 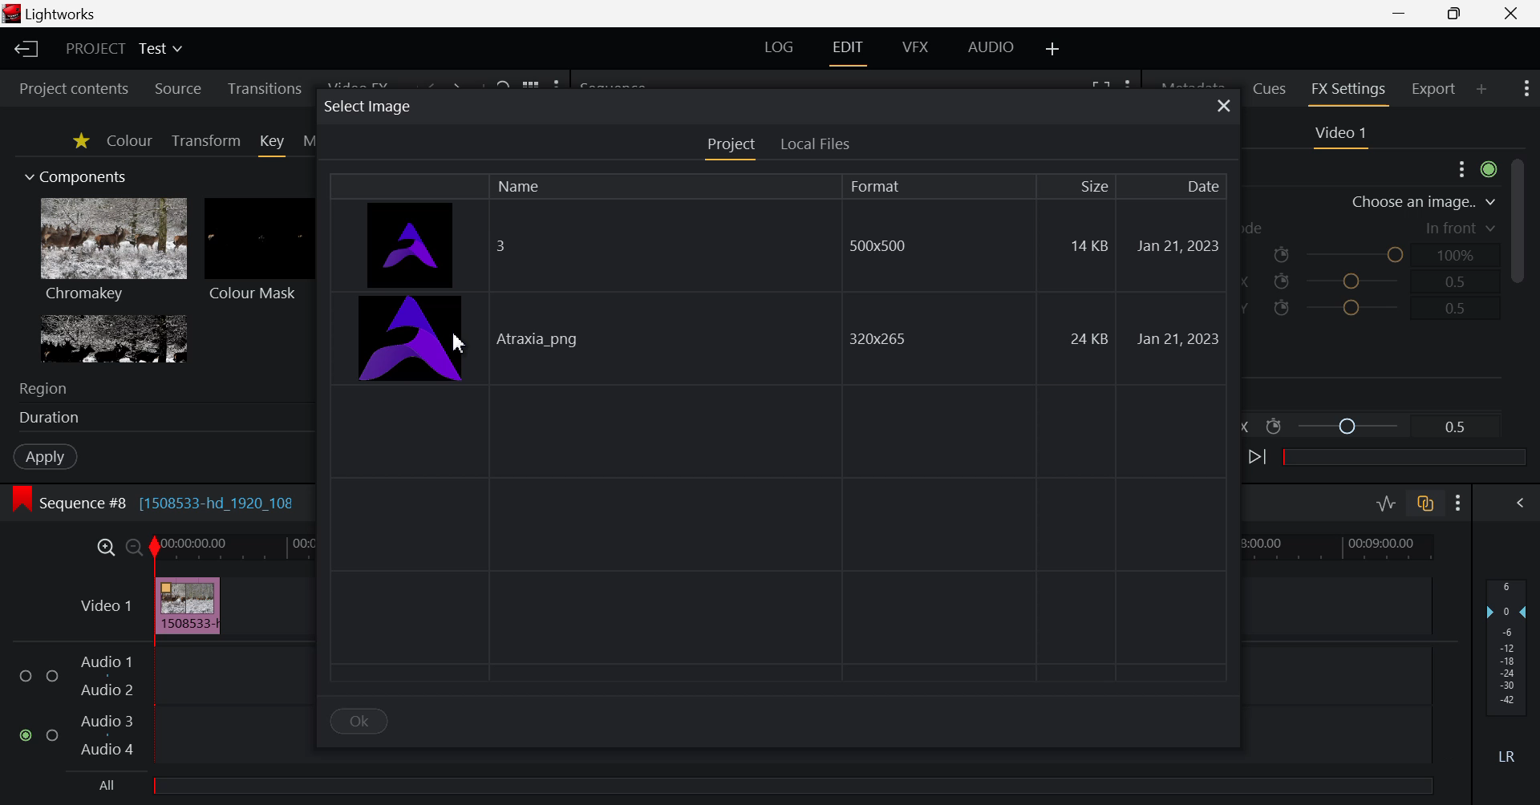 I want to click on Project Title, so click(x=124, y=48).